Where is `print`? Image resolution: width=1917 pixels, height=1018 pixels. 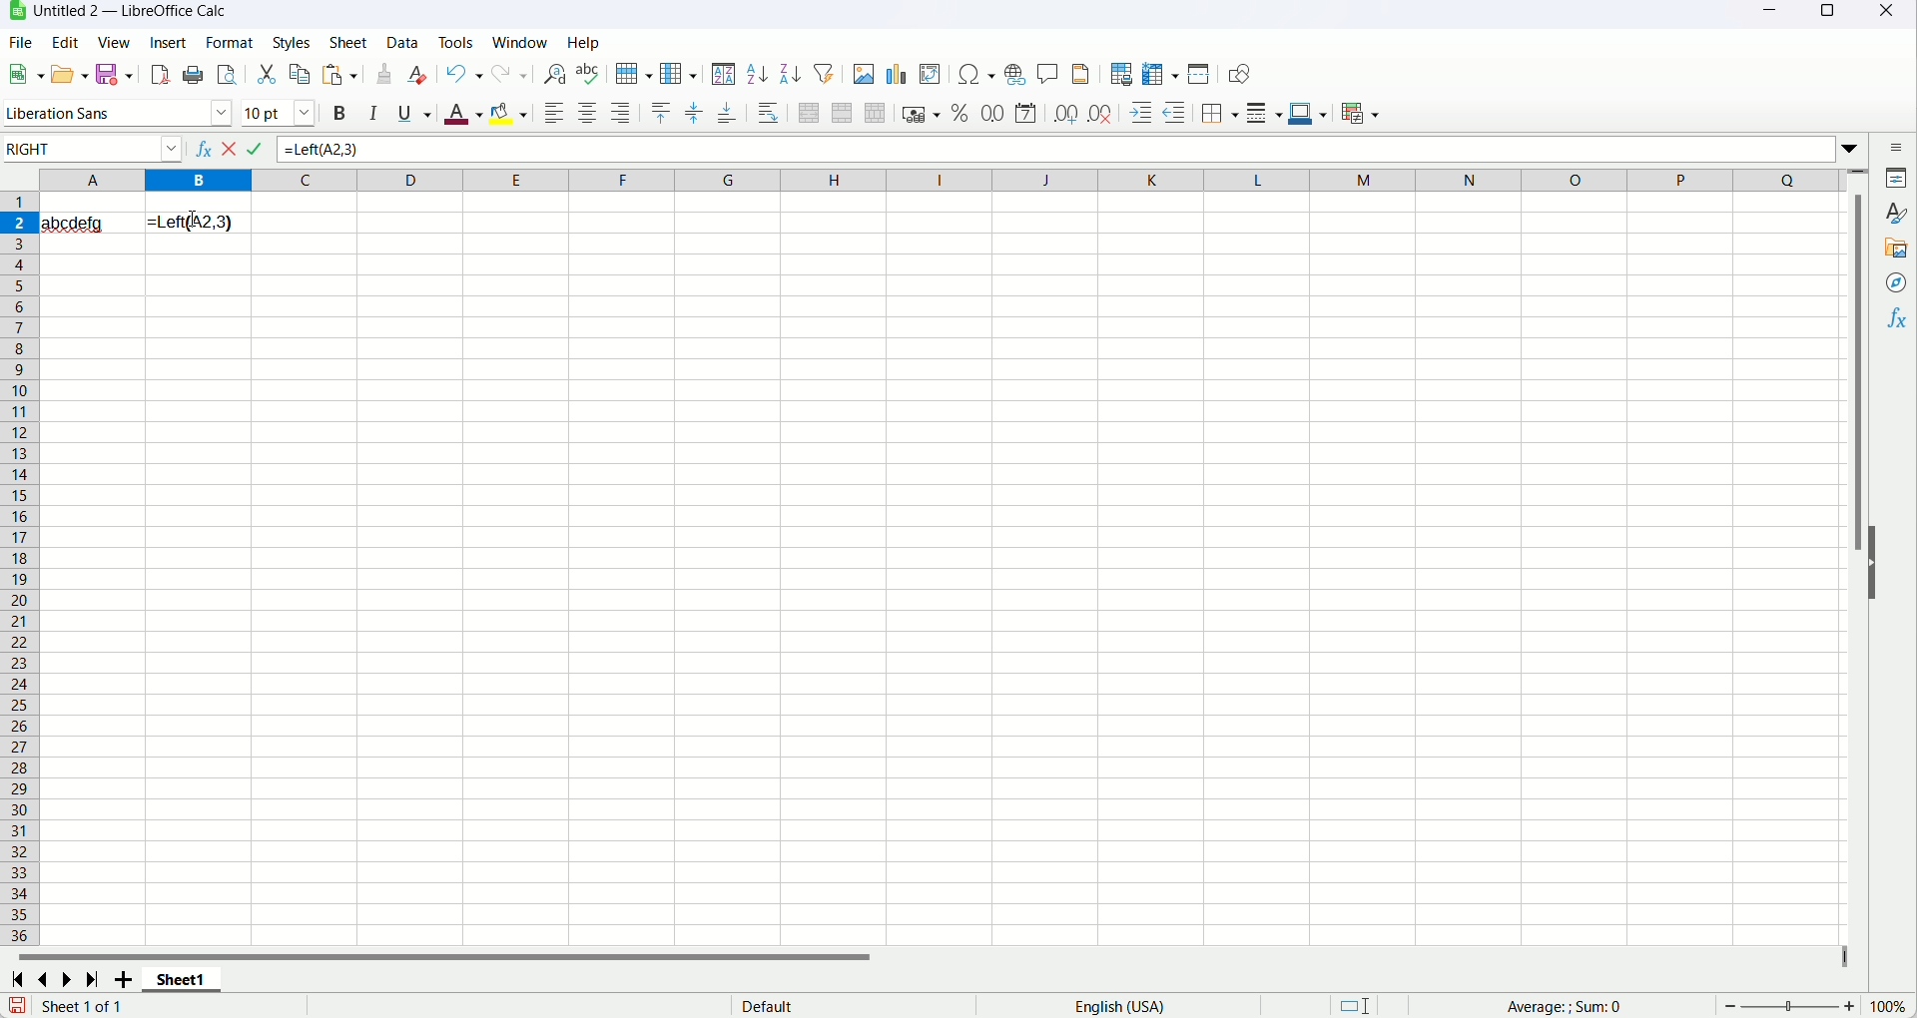 print is located at coordinates (192, 75).